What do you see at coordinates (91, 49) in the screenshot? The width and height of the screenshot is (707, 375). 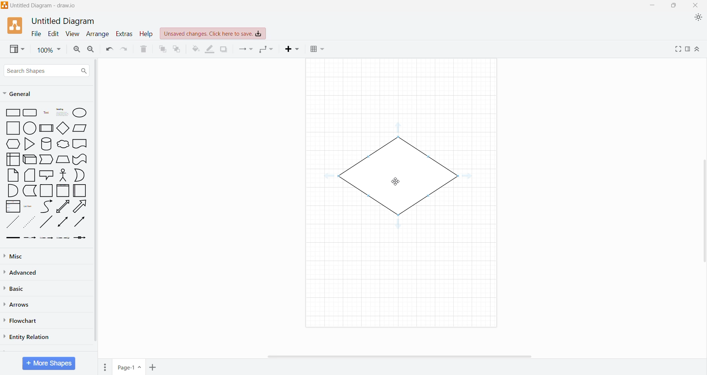 I see `Zoom Out` at bounding box center [91, 49].